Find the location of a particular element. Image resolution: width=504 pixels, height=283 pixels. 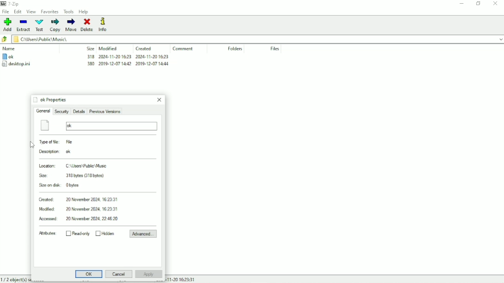

Restore down is located at coordinates (479, 4).